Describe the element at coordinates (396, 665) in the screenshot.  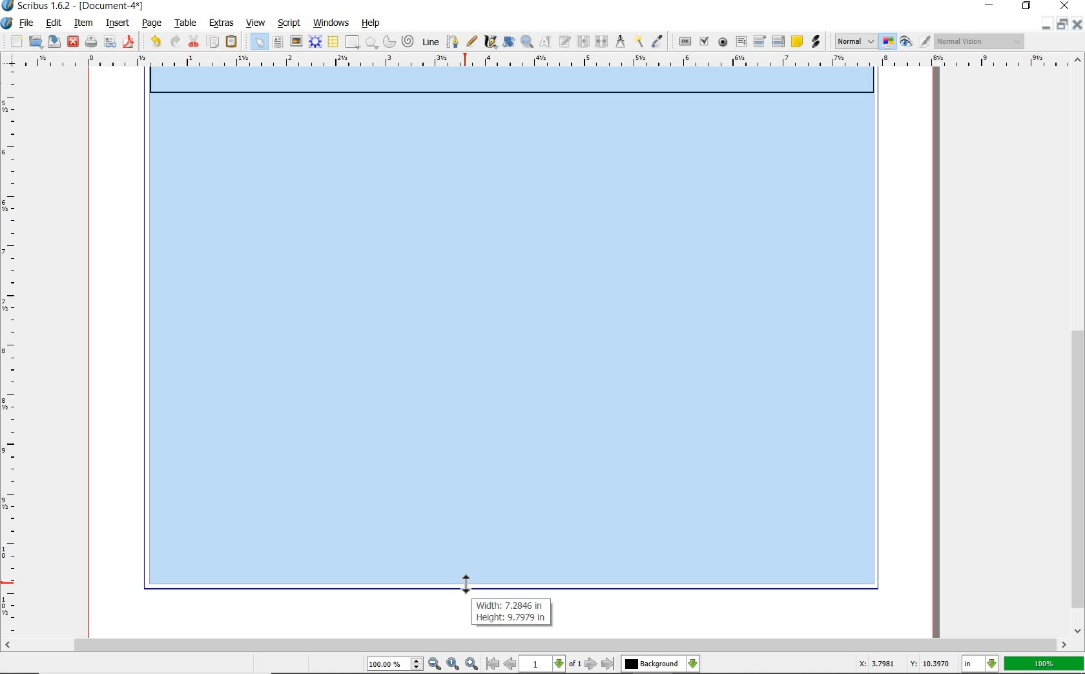
I see `100.00%` at that location.